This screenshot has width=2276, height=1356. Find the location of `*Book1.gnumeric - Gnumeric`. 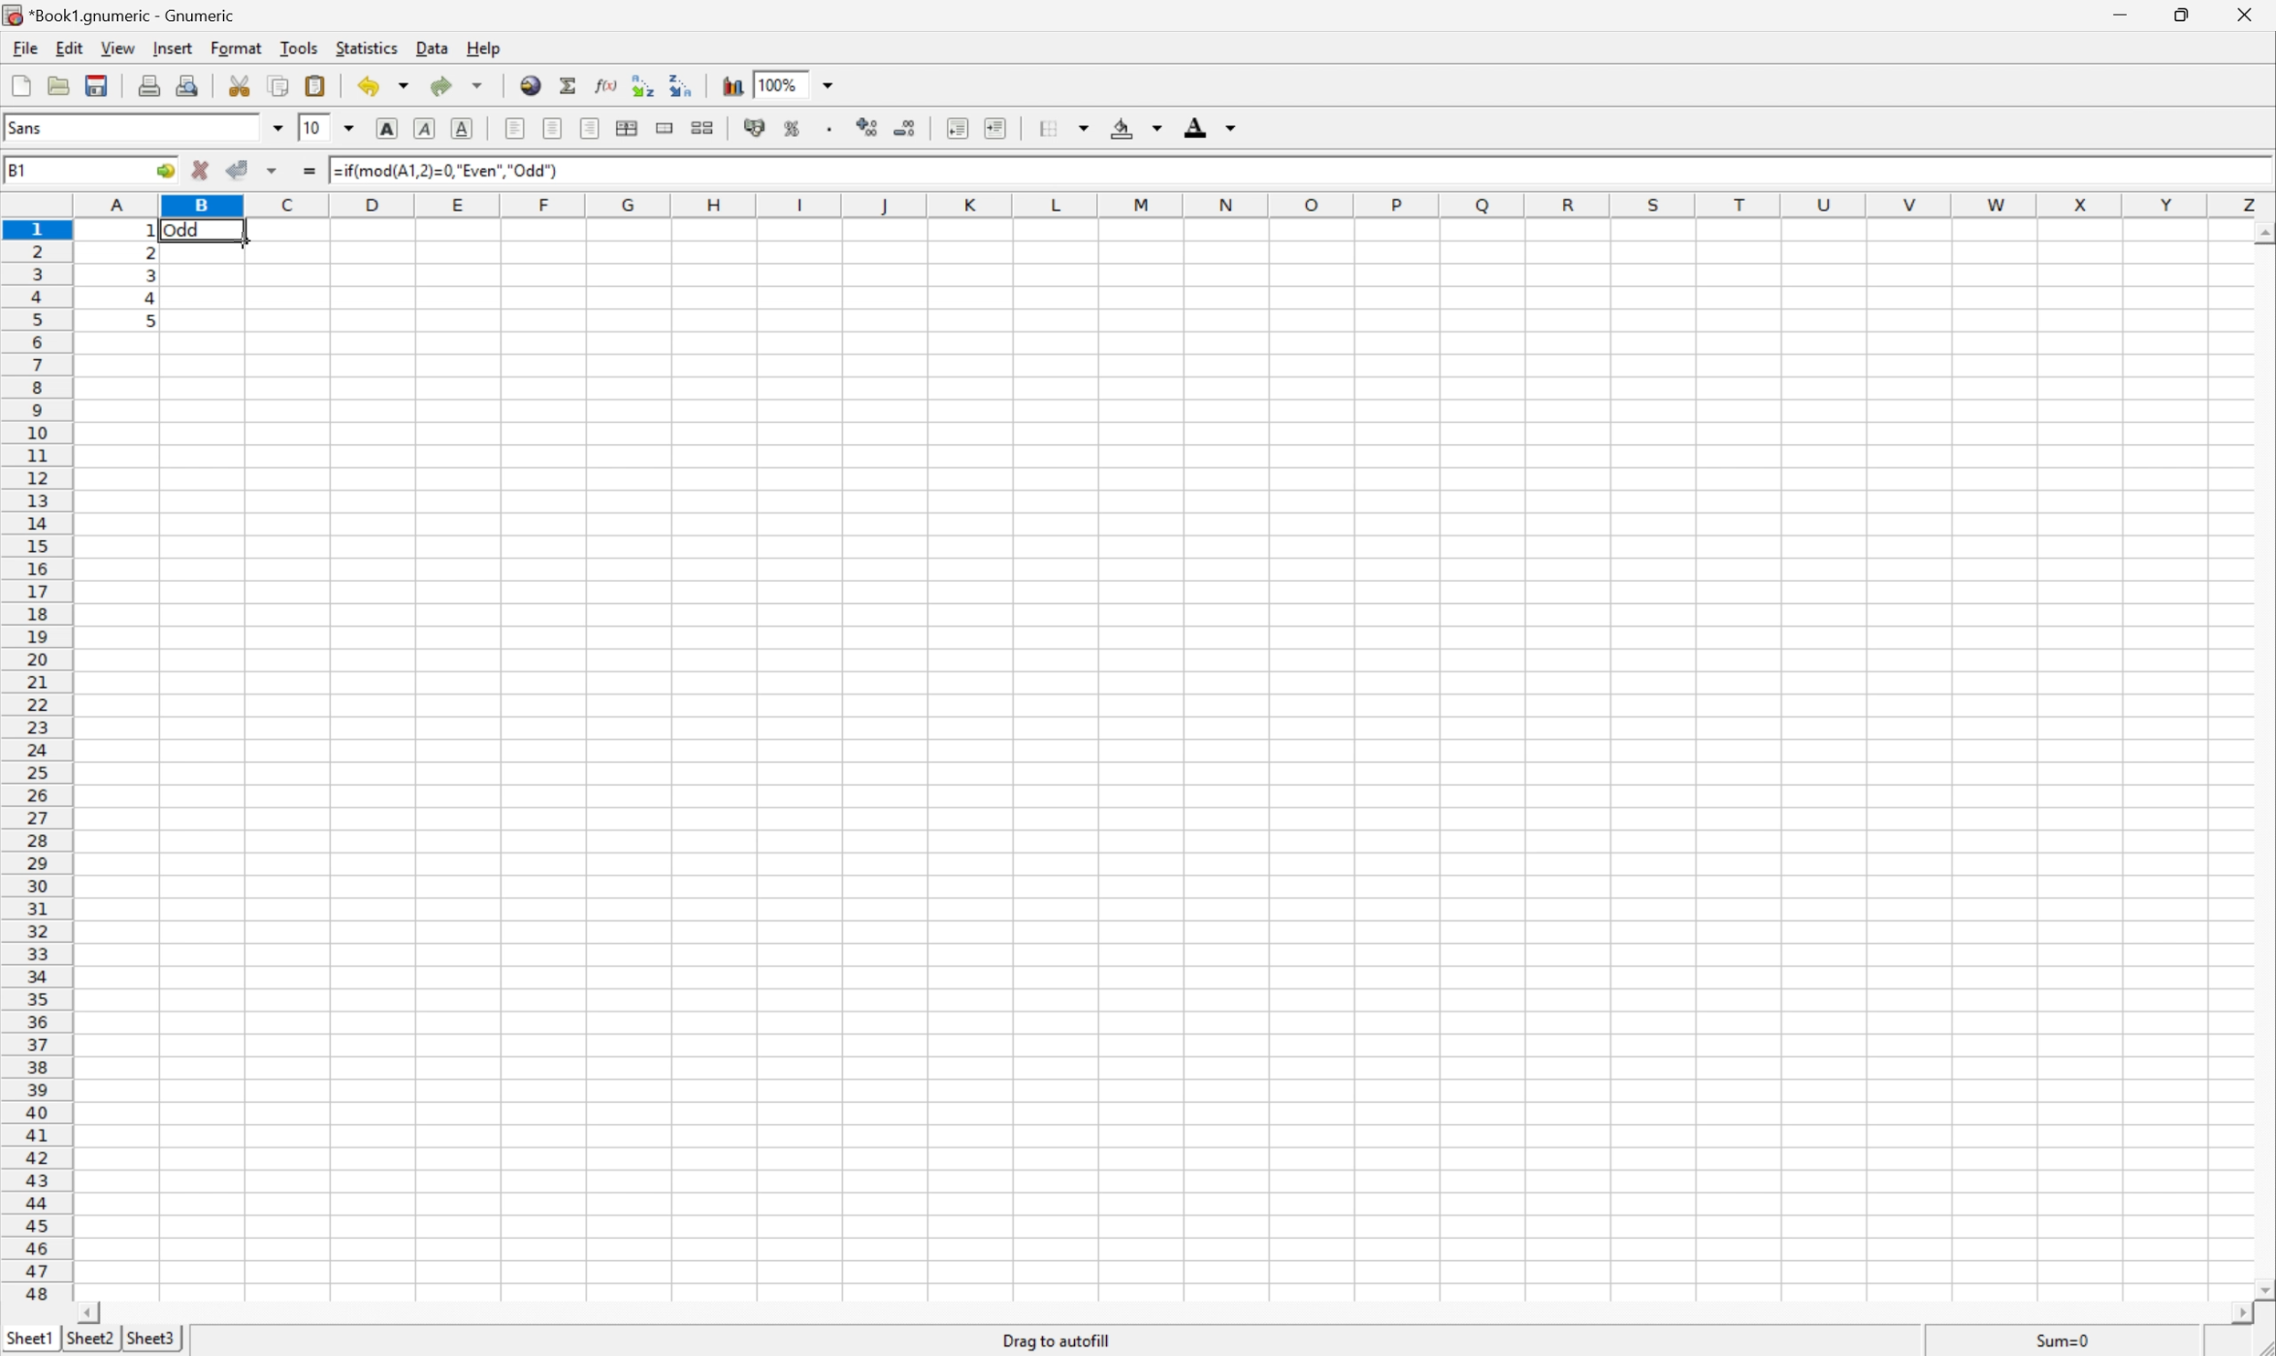

*Book1.gnumeric - Gnumeric is located at coordinates (125, 16).